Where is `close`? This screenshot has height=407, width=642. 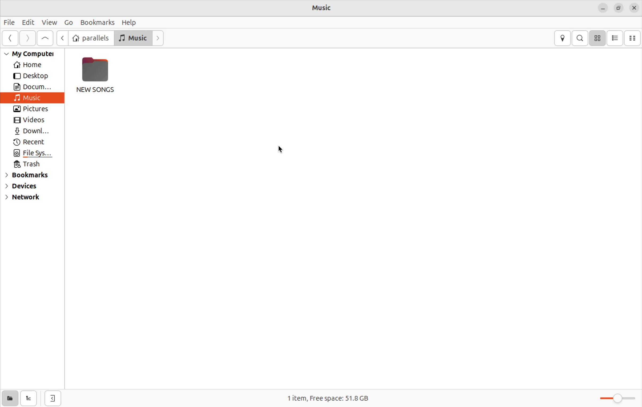 close is located at coordinates (634, 8).